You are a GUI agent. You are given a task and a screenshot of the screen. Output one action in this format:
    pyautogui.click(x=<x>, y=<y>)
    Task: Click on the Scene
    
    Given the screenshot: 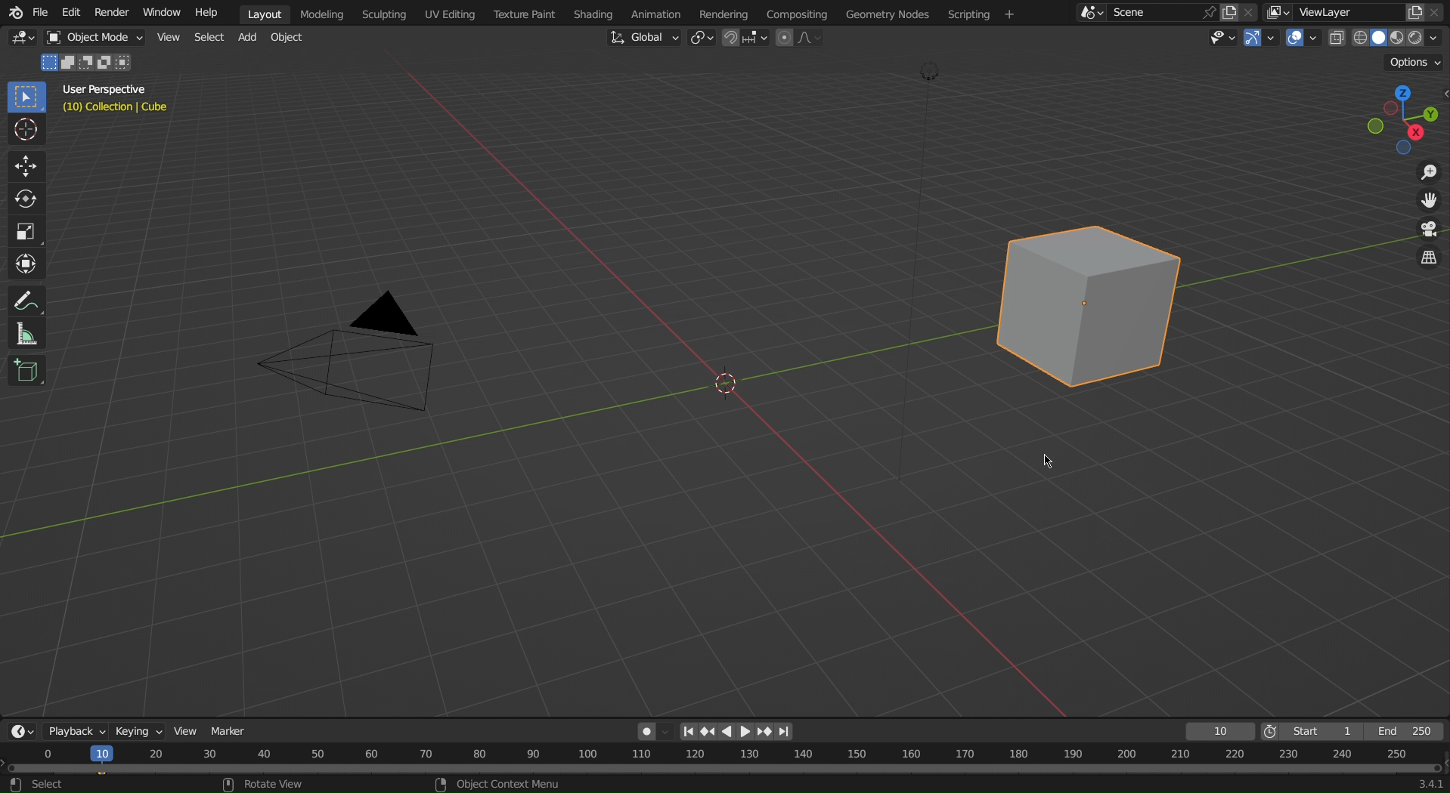 What is the action you would take?
    pyautogui.click(x=1145, y=13)
    